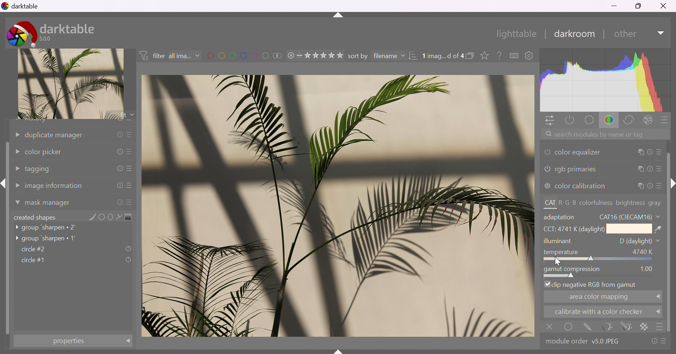 This screenshot has width=676, height=354. I want to click on tempreture, so click(603, 255).